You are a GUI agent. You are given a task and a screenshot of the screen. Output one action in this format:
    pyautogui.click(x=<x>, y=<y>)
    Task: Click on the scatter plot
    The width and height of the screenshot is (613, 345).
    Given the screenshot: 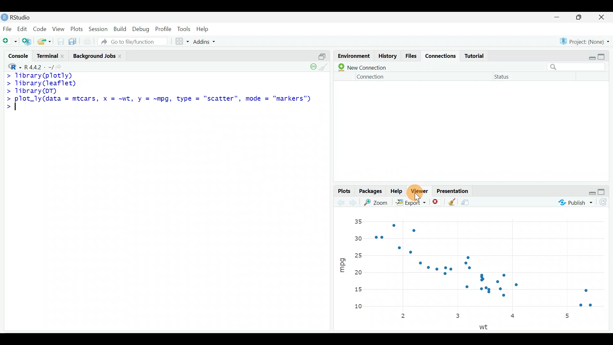 What is the action you would take?
    pyautogui.click(x=491, y=263)
    